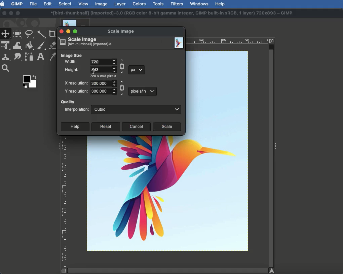 The image size is (343, 274). What do you see at coordinates (104, 83) in the screenshot?
I see `Numeral` at bounding box center [104, 83].